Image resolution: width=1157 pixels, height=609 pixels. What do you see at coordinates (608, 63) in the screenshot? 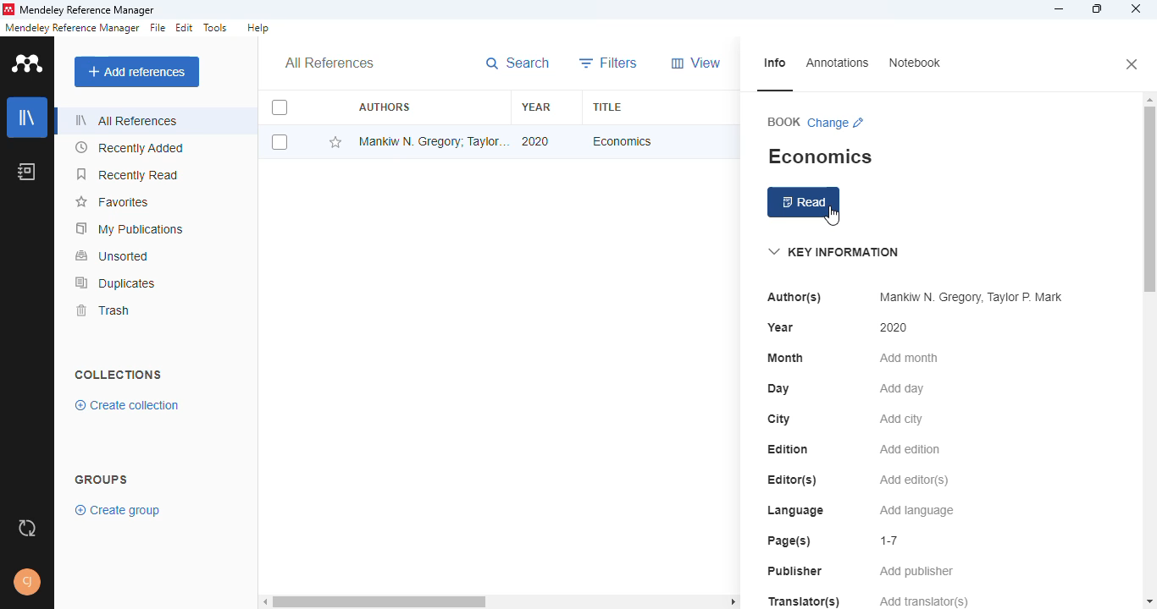
I see `filters` at bounding box center [608, 63].